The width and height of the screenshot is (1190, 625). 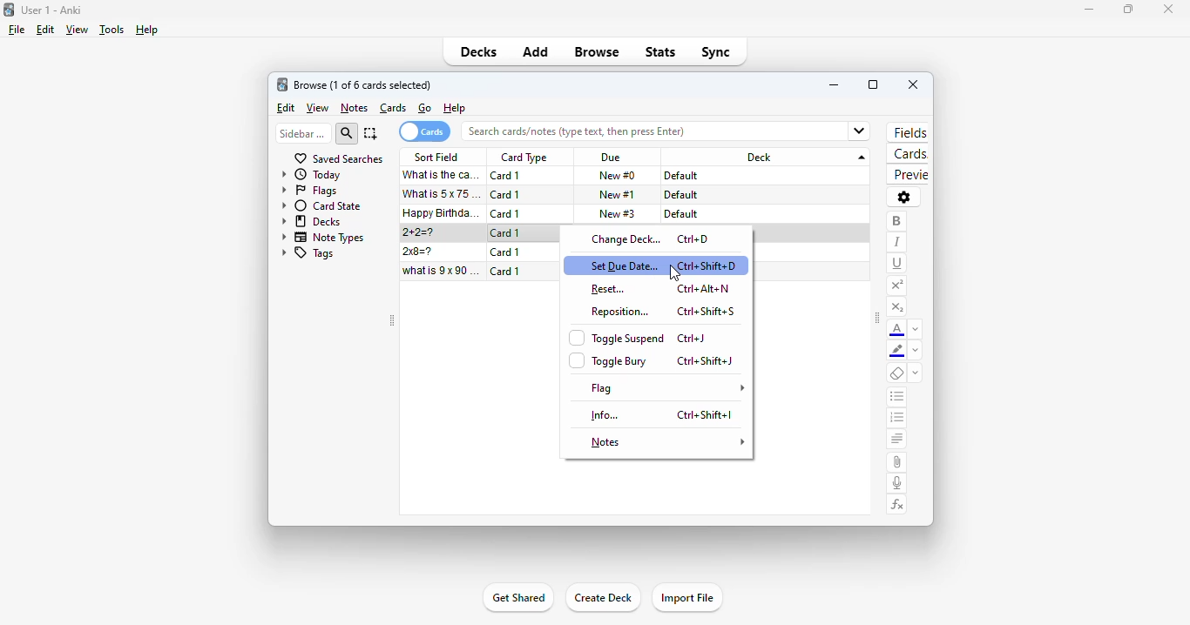 I want to click on card 1, so click(x=506, y=213).